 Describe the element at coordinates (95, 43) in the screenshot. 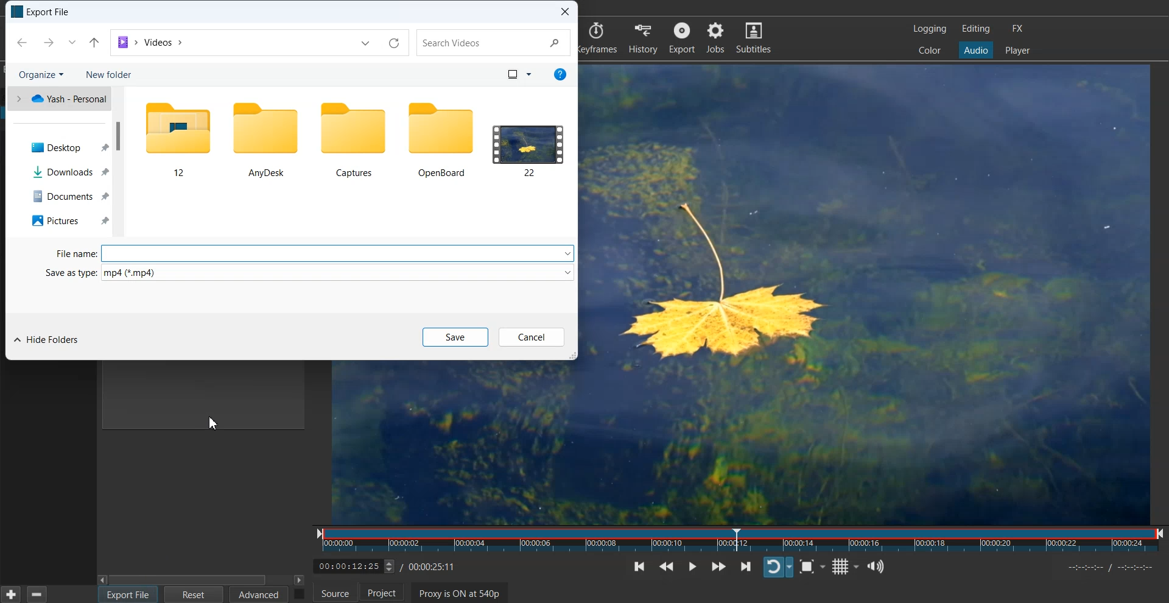

I see `share` at that location.